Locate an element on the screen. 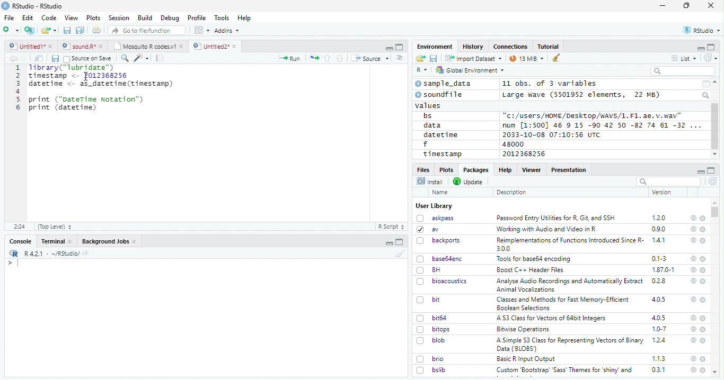 Image resolution: width=724 pixels, height=380 pixels. Create a project is located at coordinates (30, 30).